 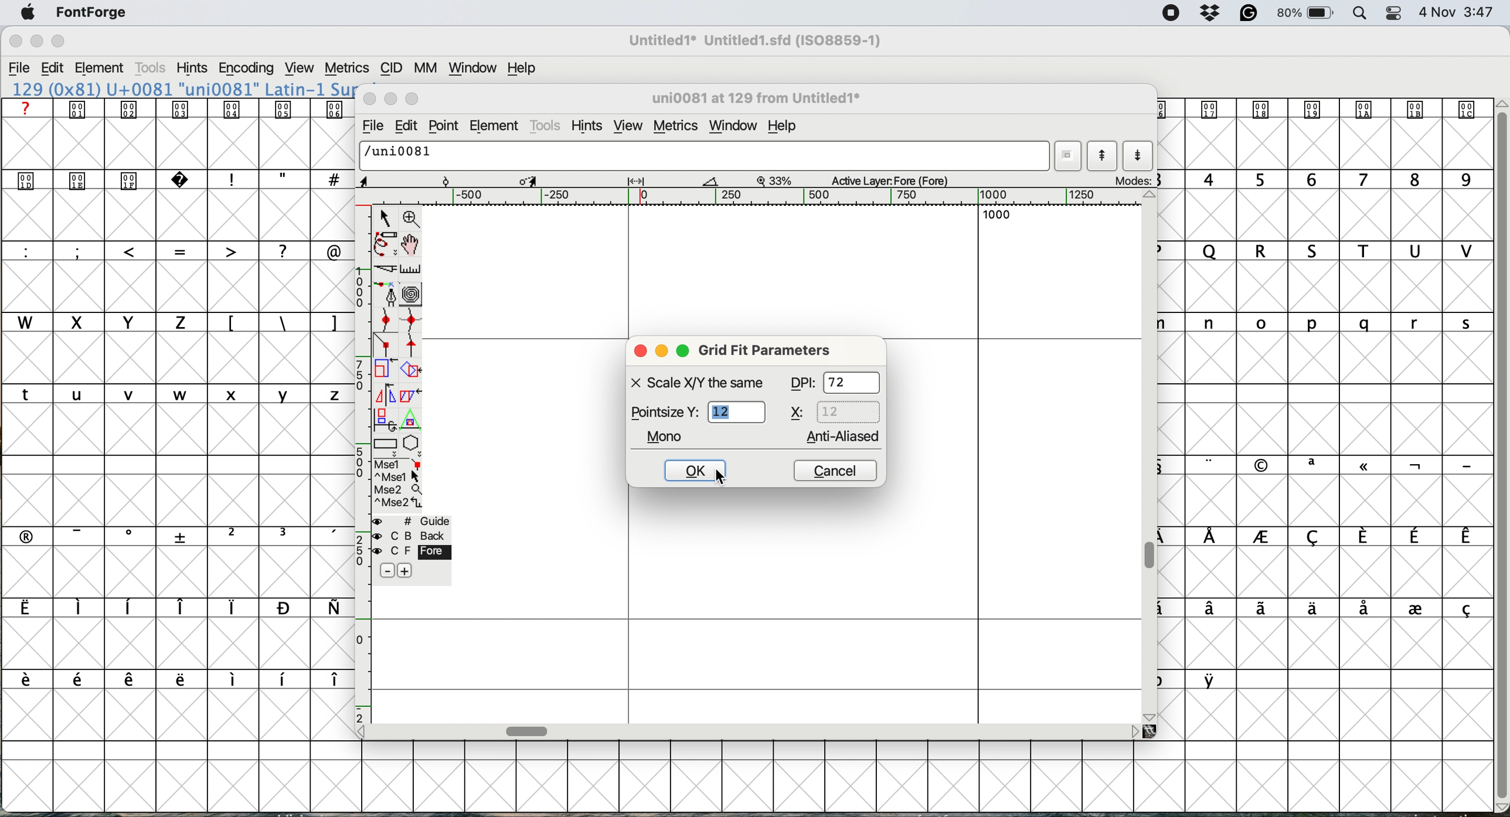 What do you see at coordinates (636, 181) in the screenshot?
I see `Width/Spacing Tool` at bounding box center [636, 181].